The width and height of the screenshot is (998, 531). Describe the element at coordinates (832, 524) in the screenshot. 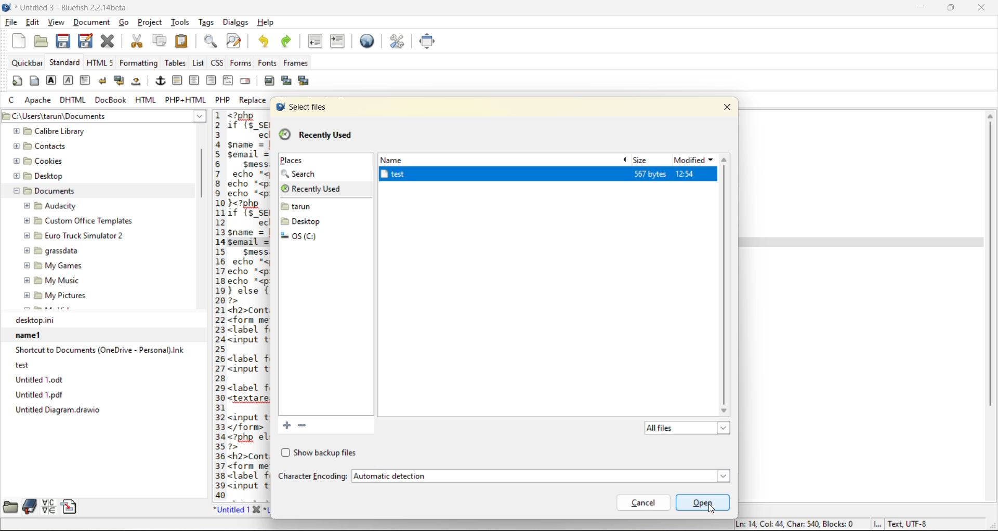

I see `metadata` at that location.